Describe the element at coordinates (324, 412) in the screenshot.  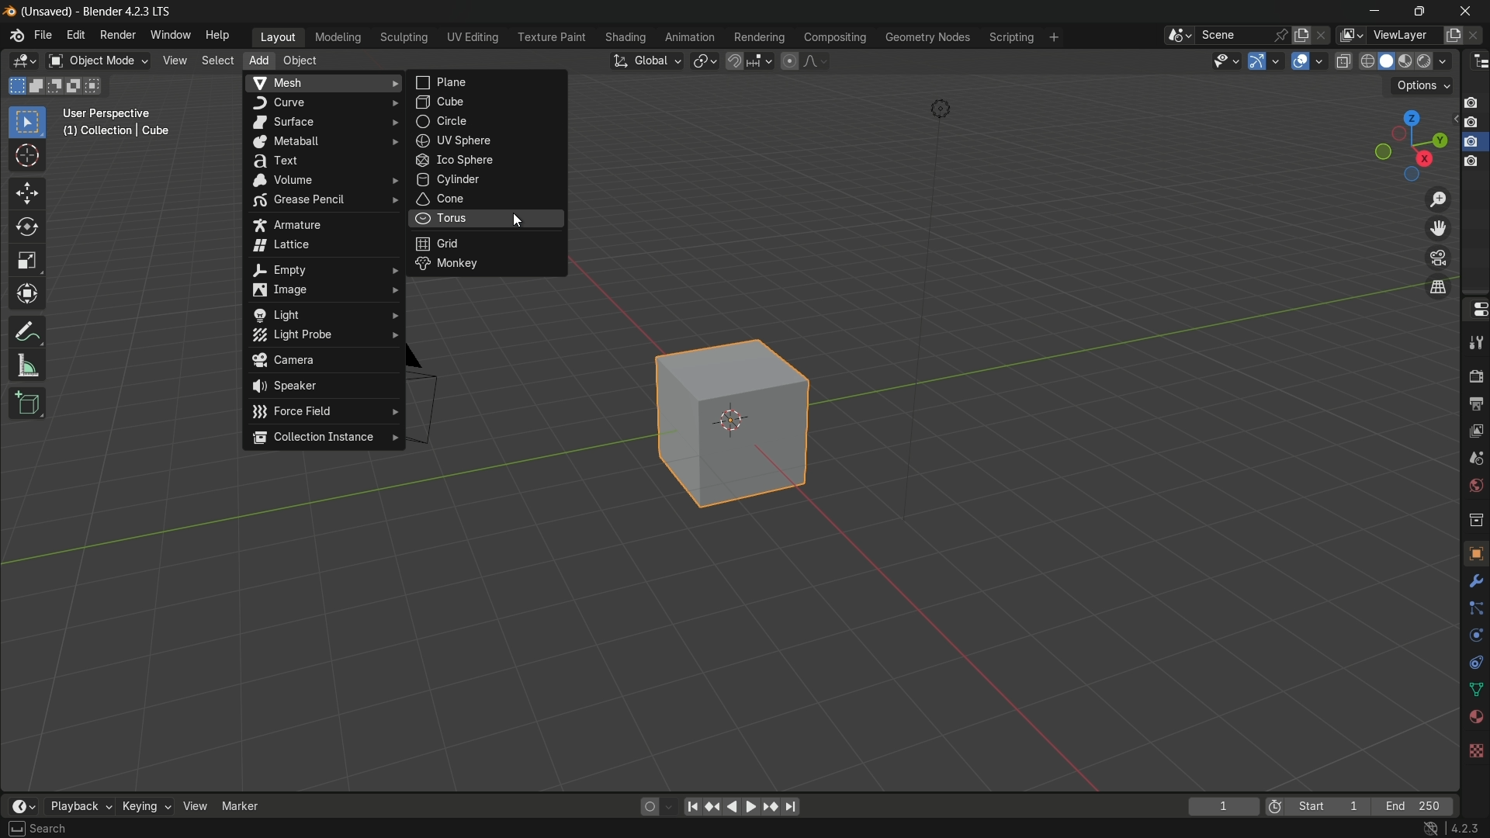
I see `force field` at that location.